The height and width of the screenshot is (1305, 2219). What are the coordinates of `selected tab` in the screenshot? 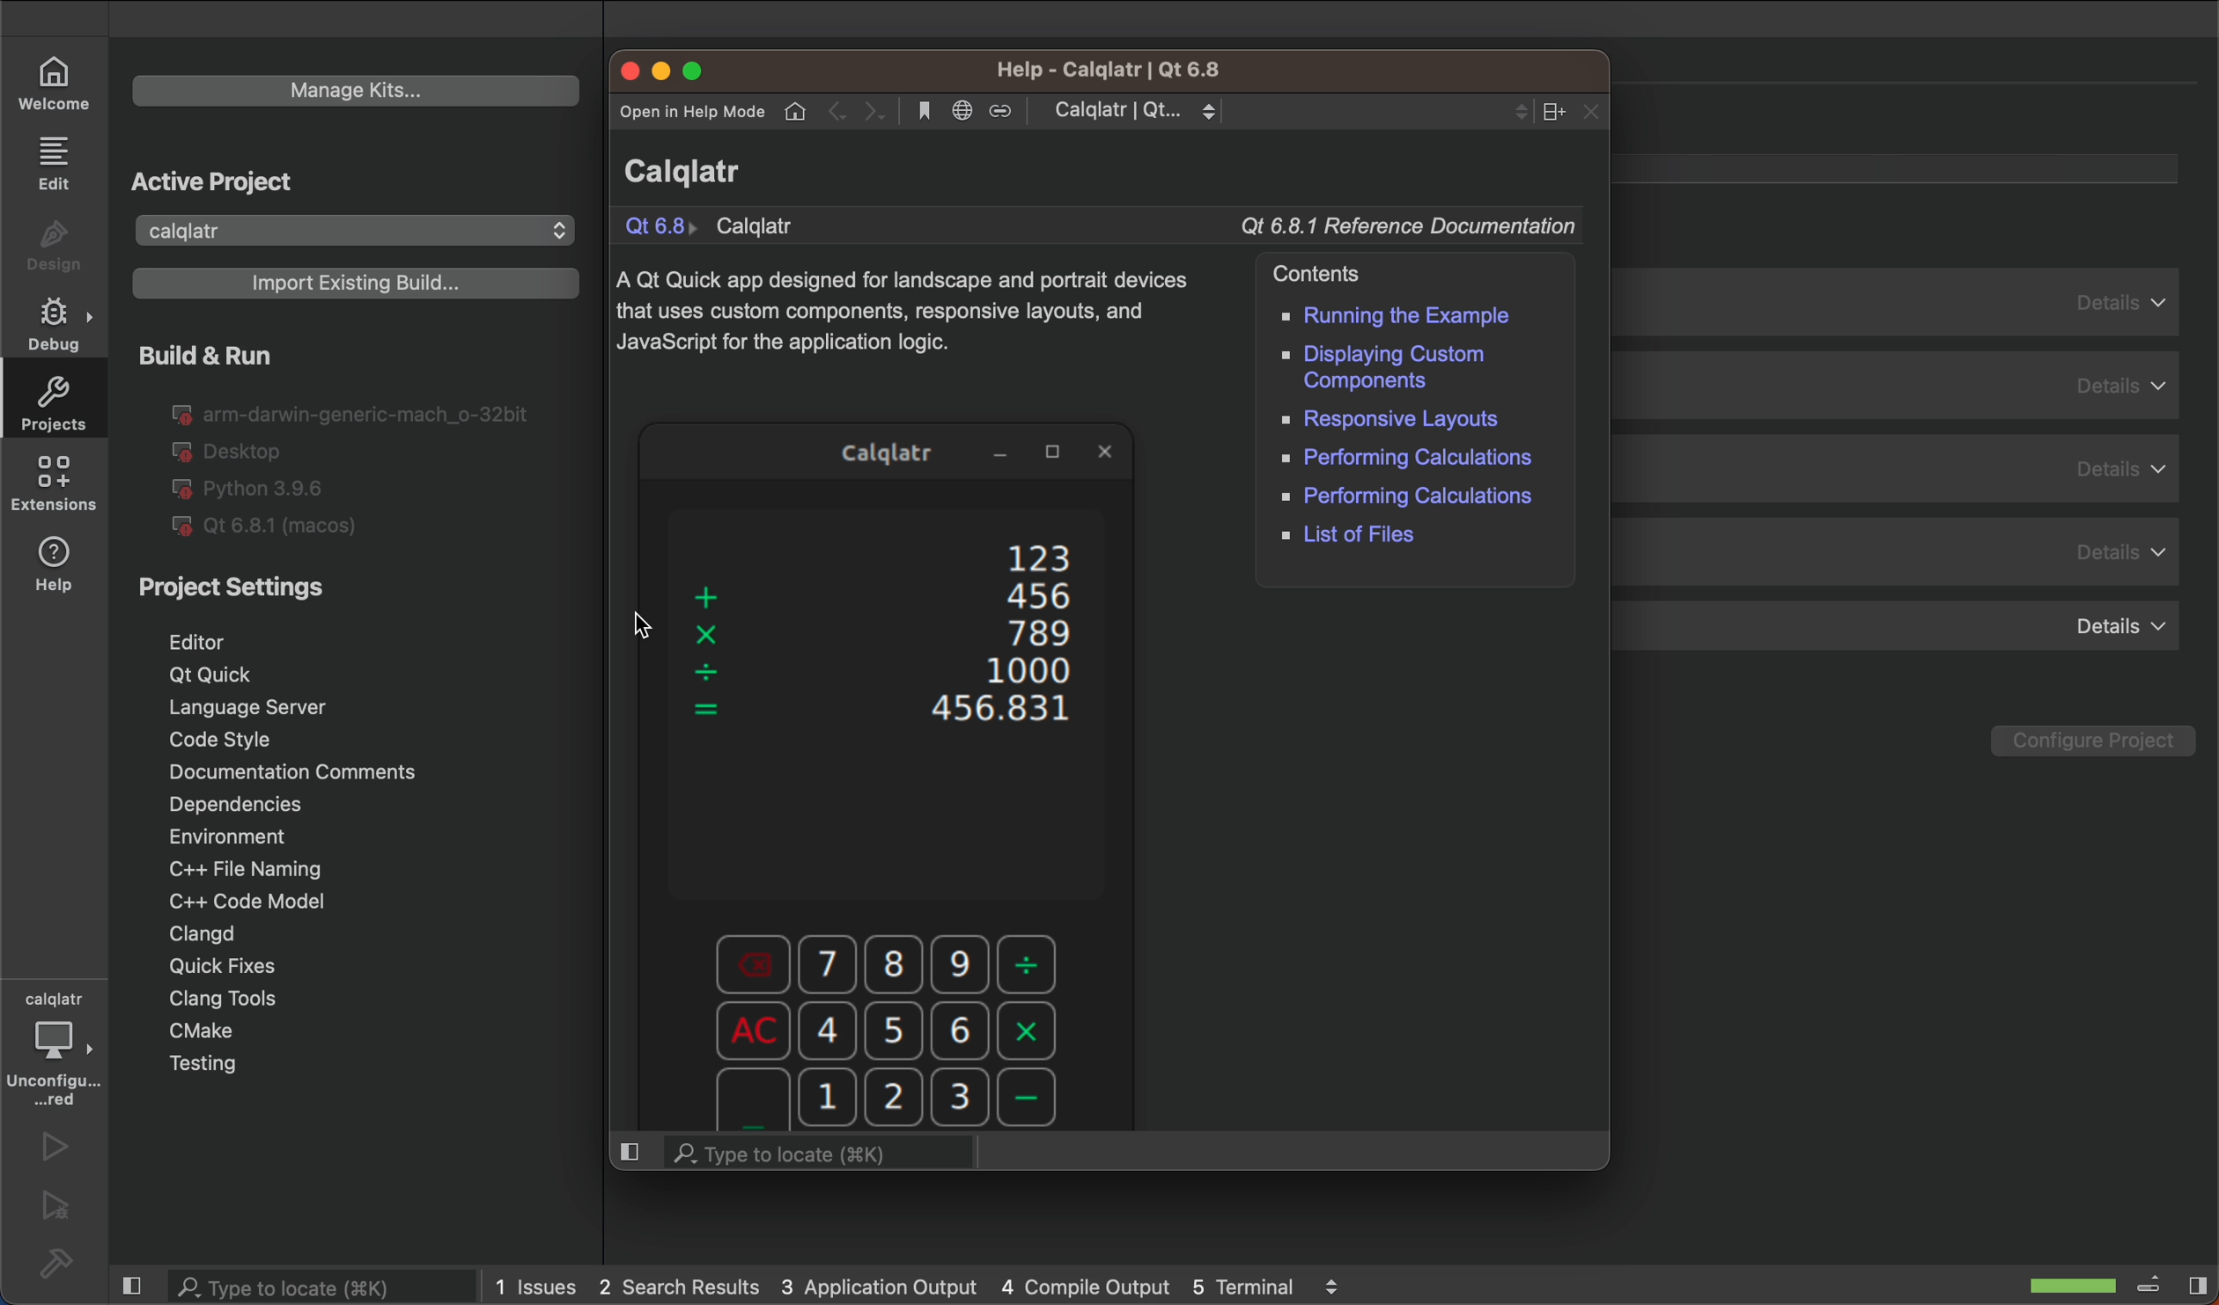 It's located at (340, 350).